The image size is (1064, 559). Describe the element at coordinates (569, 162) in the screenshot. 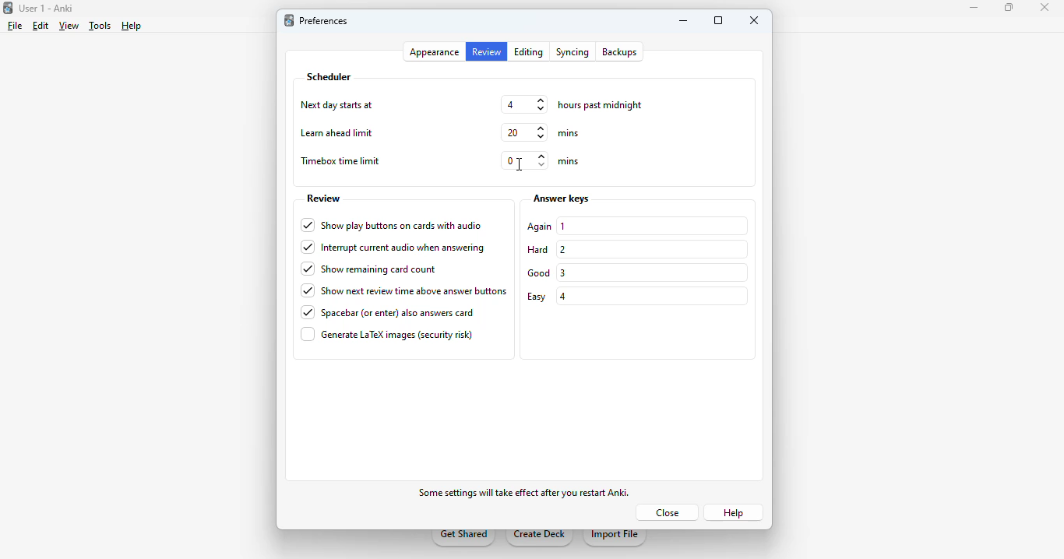

I see `mins` at that location.